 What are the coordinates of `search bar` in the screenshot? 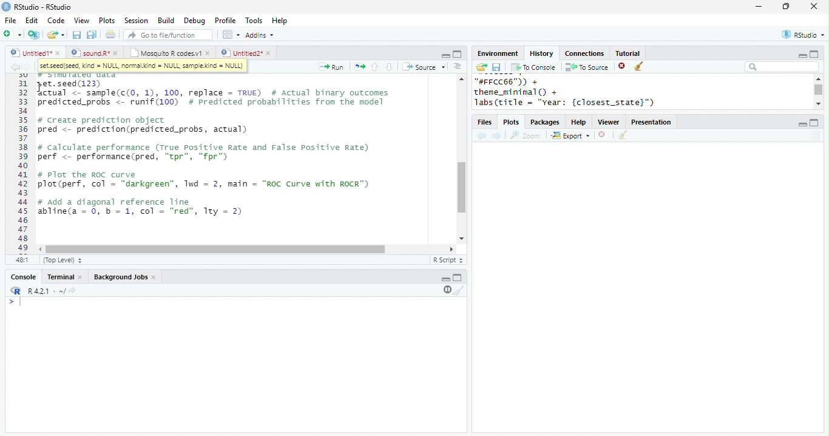 It's located at (782, 66).